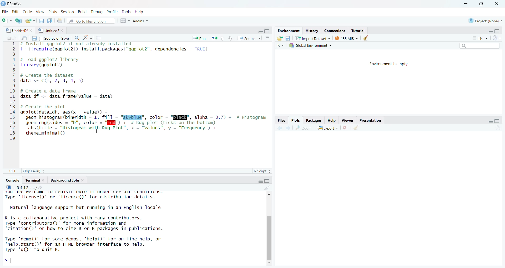  What do you see at coordinates (345, 128) in the screenshot?
I see `Remove current viewer` at bounding box center [345, 128].